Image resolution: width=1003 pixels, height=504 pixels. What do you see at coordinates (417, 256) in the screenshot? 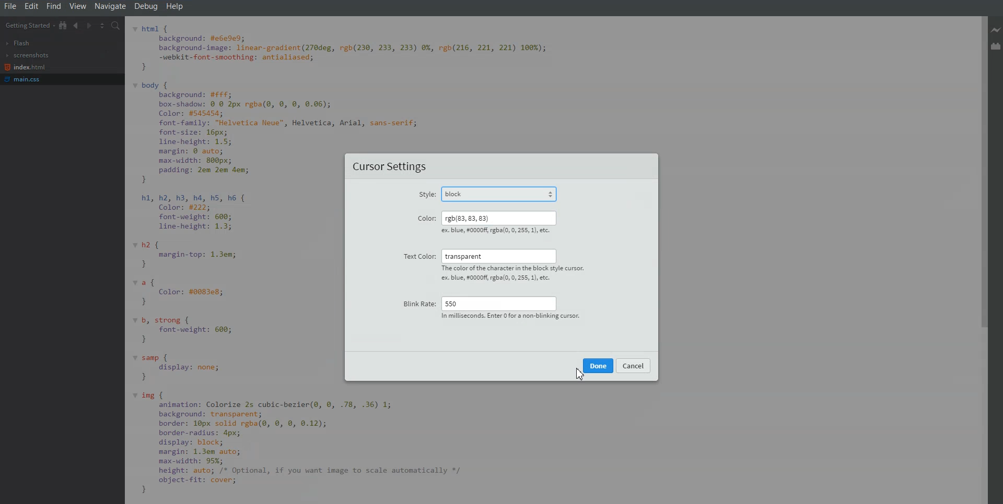
I see `Text Color` at bounding box center [417, 256].